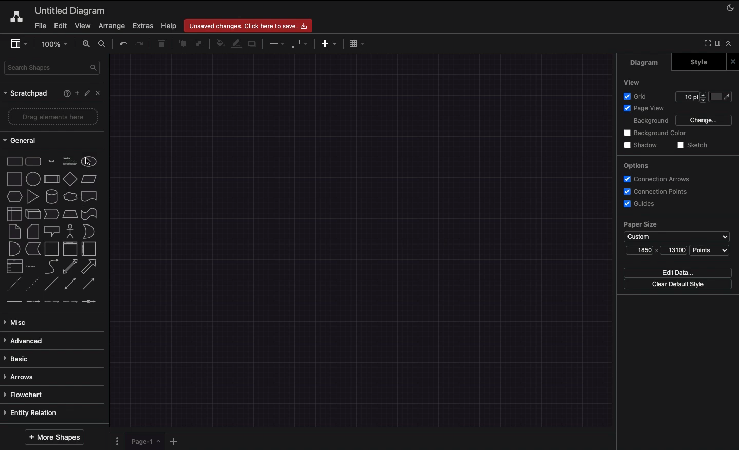 The image size is (739, 450). What do you see at coordinates (54, 117) in the screenshot?
I see `Drag elements here` at bounding box center [54, 117].